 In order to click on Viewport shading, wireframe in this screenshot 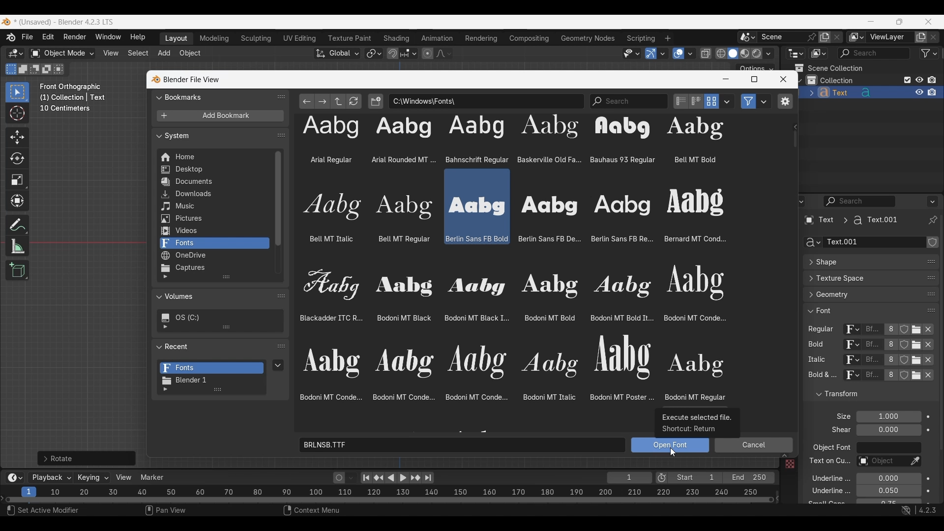, I will do `click(721, 54)`.